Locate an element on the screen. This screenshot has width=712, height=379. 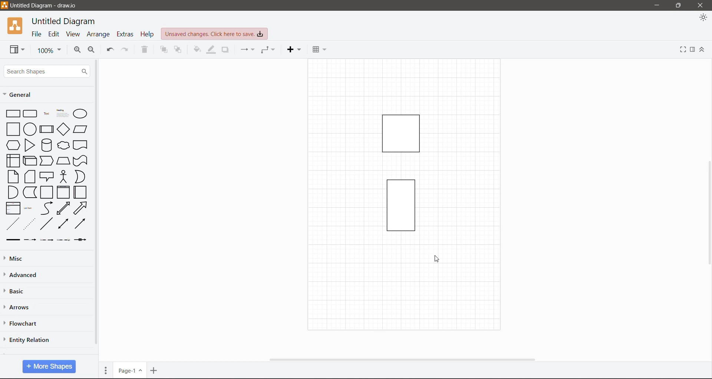
Vertical Scroll Bar is located at coordinates (708, 213).